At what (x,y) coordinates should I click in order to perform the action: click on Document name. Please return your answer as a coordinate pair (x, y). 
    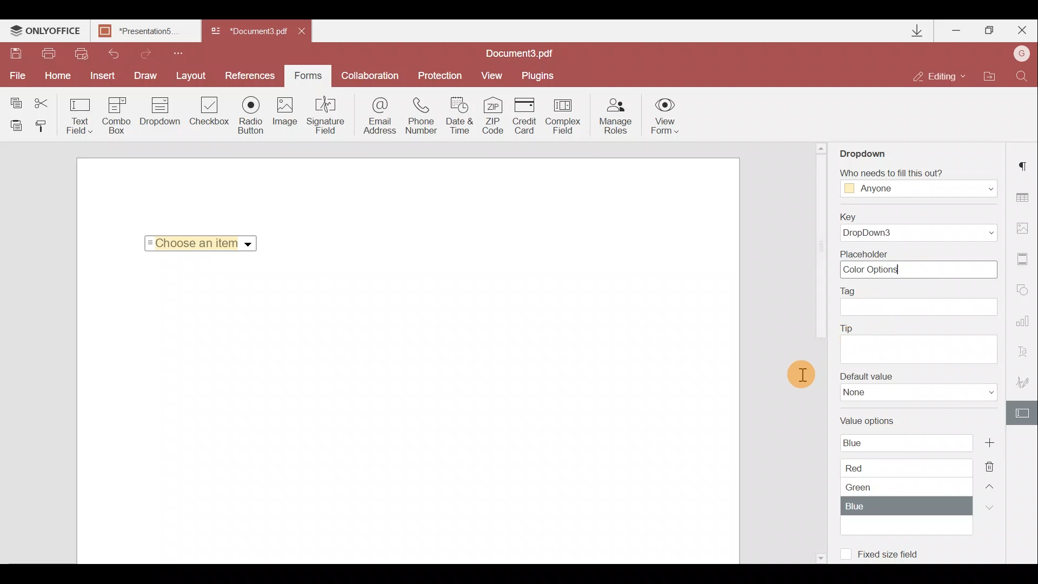
    Looking at the image, I should click on (248, 32).